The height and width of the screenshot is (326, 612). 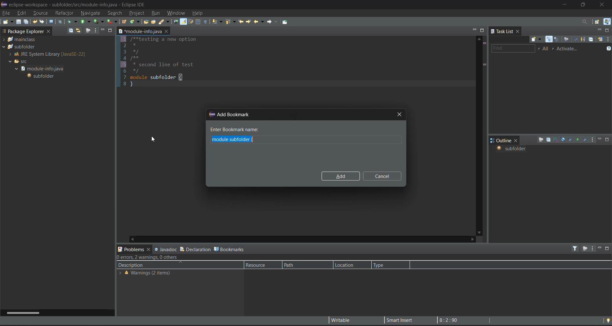 I want to click on Warning (2 items), so click(x=147, y=274).